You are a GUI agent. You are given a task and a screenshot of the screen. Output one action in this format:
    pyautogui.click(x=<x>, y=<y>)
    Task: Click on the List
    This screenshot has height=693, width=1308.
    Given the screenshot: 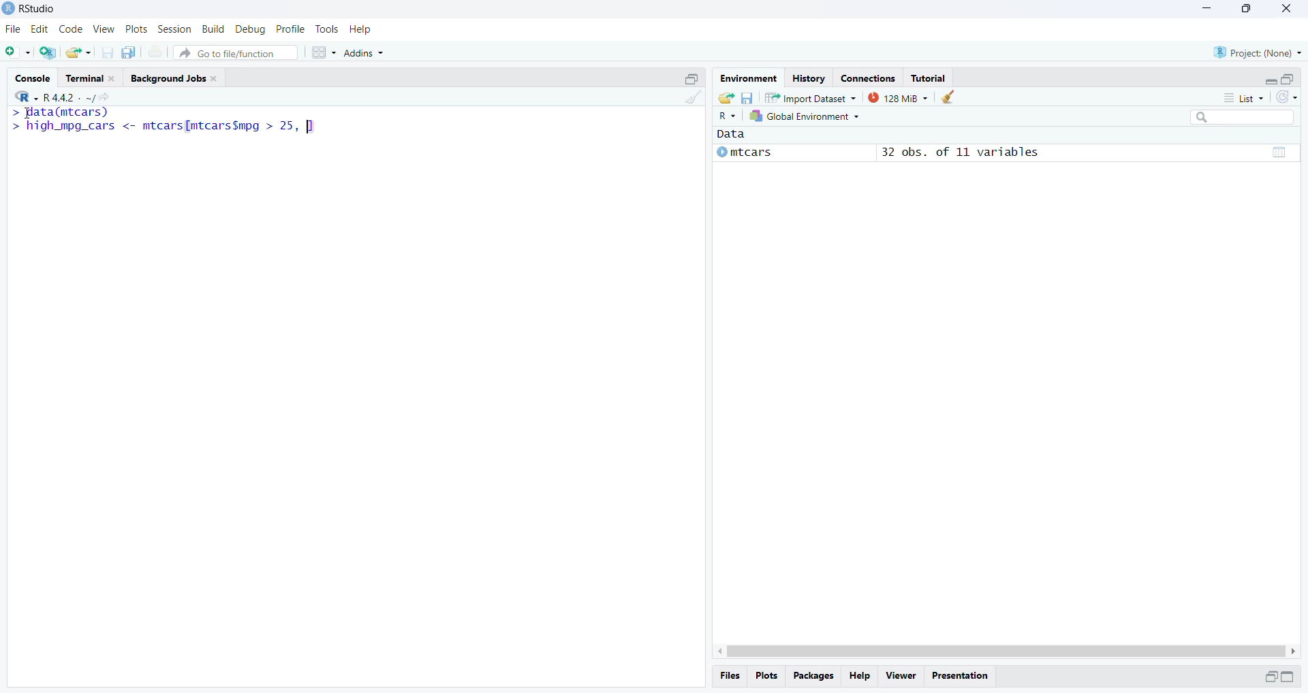 What is the action you would take?
    pyautogui.click(x=1243, y=97)
    